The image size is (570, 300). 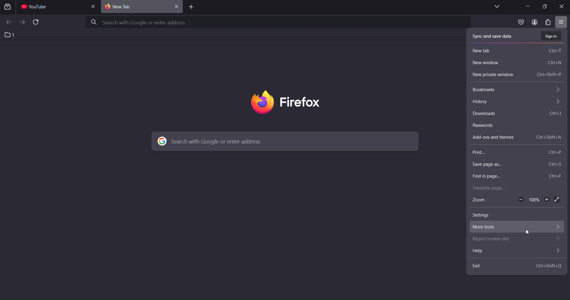 I want to click on display full screen, so click(x=558, y=200).